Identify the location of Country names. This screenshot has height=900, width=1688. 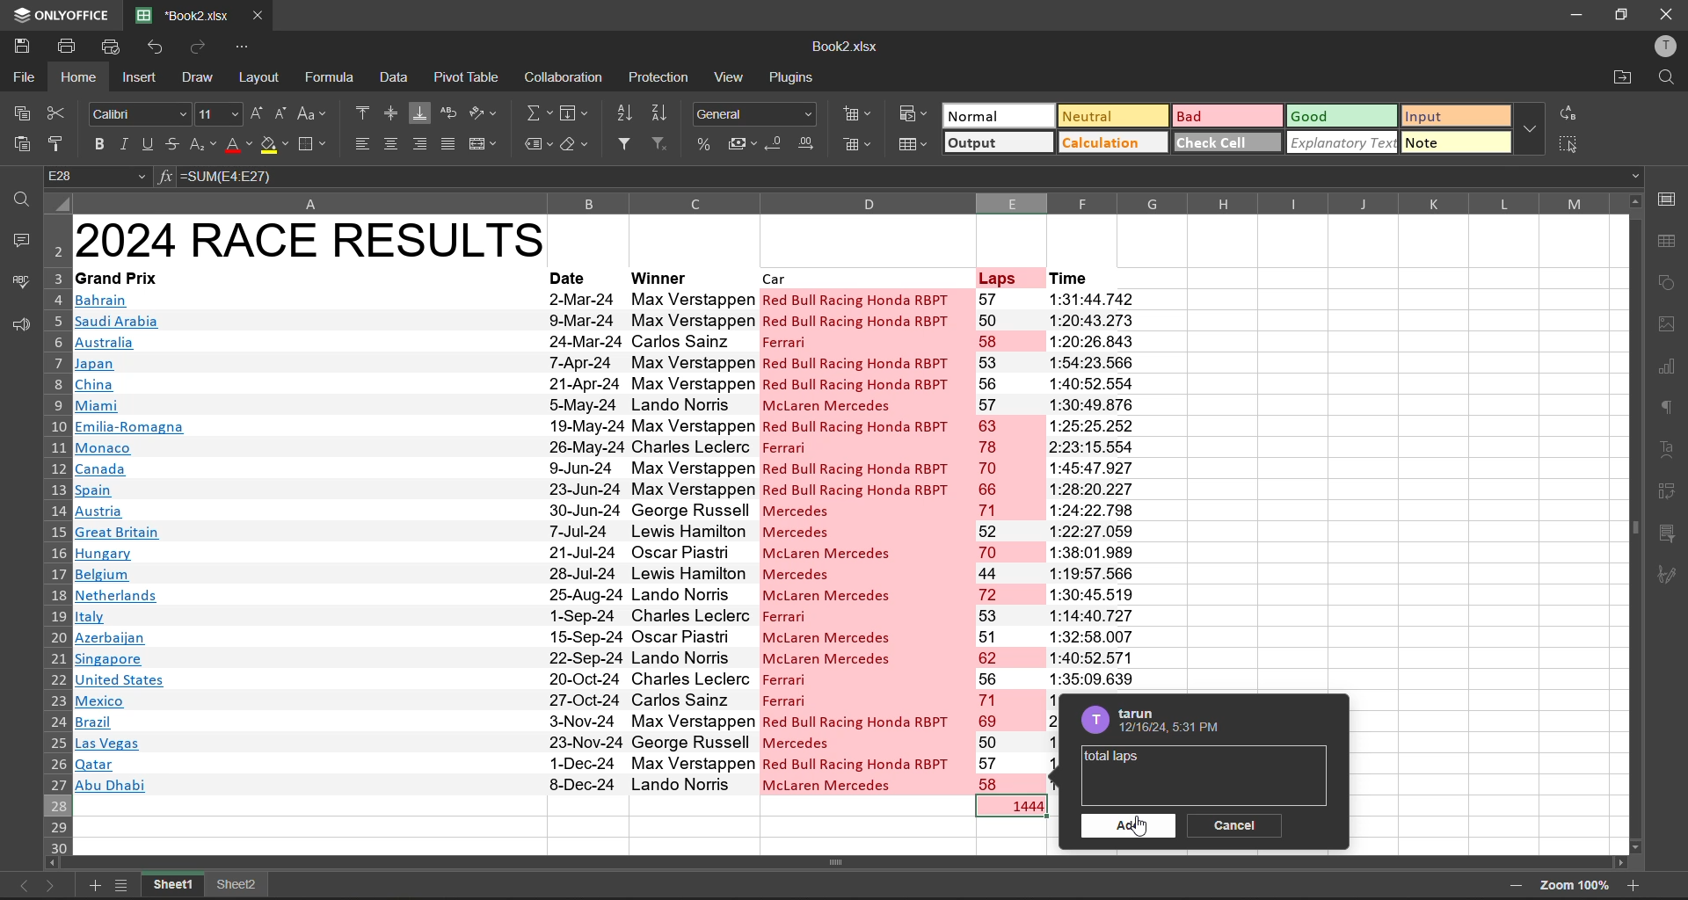
(132, 542).